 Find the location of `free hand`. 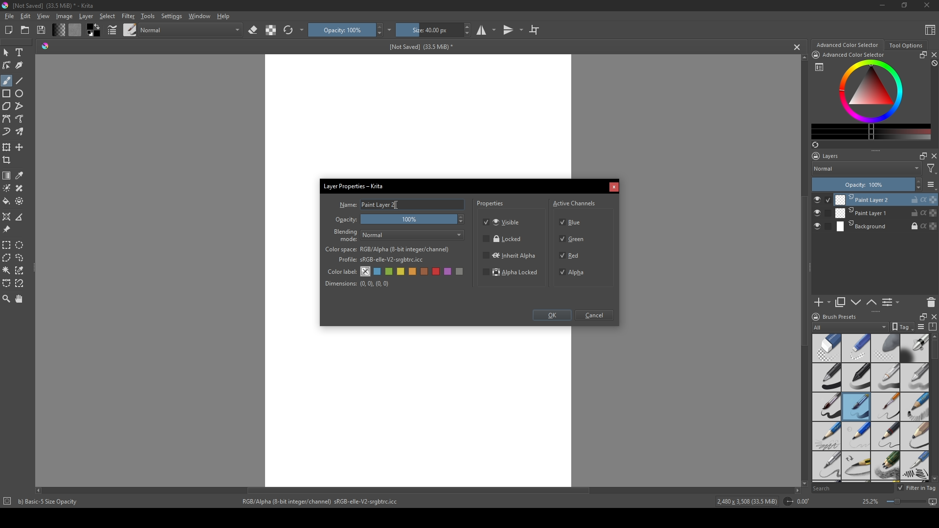

free hand is located at coordinates (21, 119).